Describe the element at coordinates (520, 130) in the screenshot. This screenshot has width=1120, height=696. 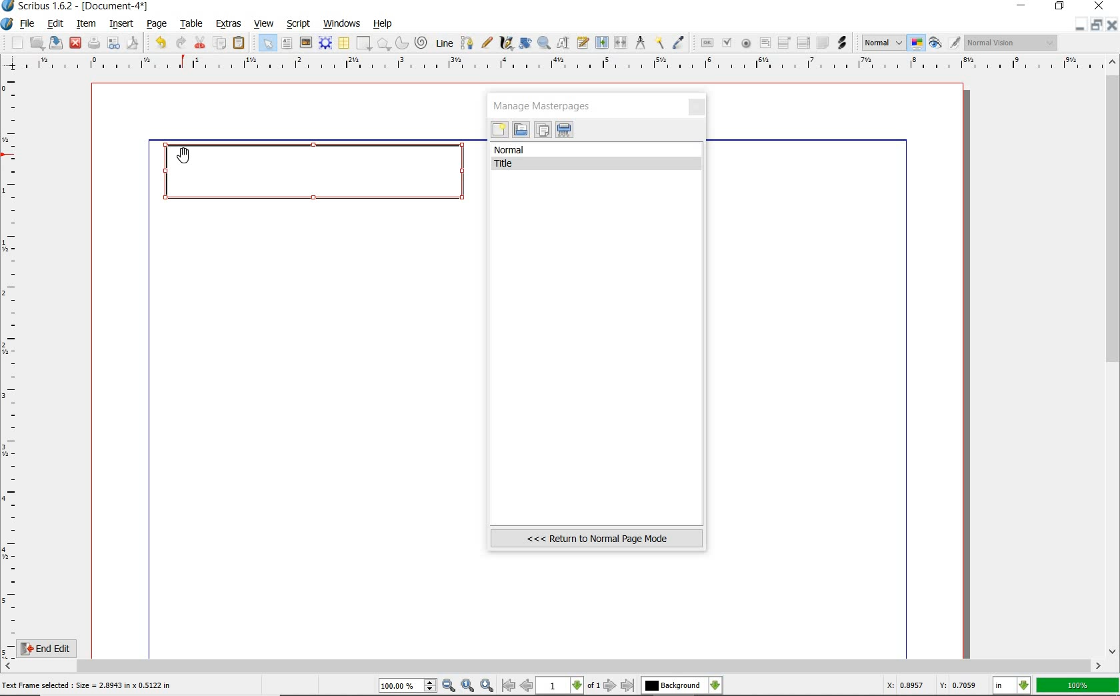
I see `import masterpages` at that location.